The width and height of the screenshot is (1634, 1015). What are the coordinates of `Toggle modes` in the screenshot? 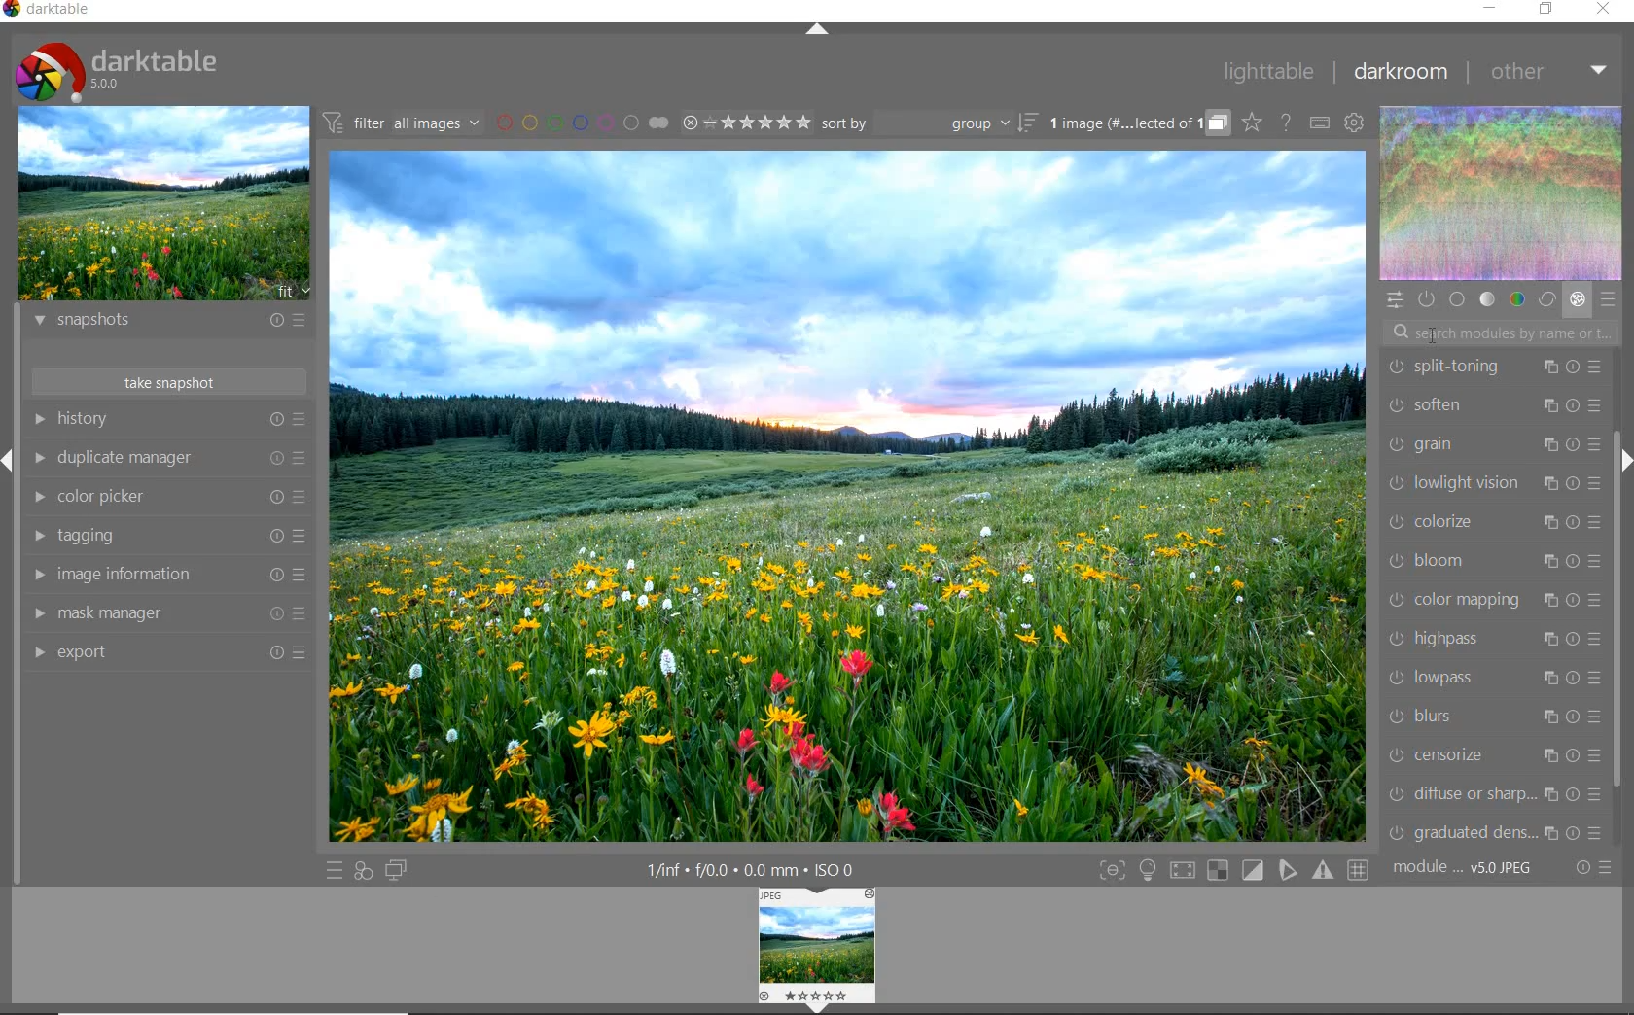 It's located at (1233, 871).